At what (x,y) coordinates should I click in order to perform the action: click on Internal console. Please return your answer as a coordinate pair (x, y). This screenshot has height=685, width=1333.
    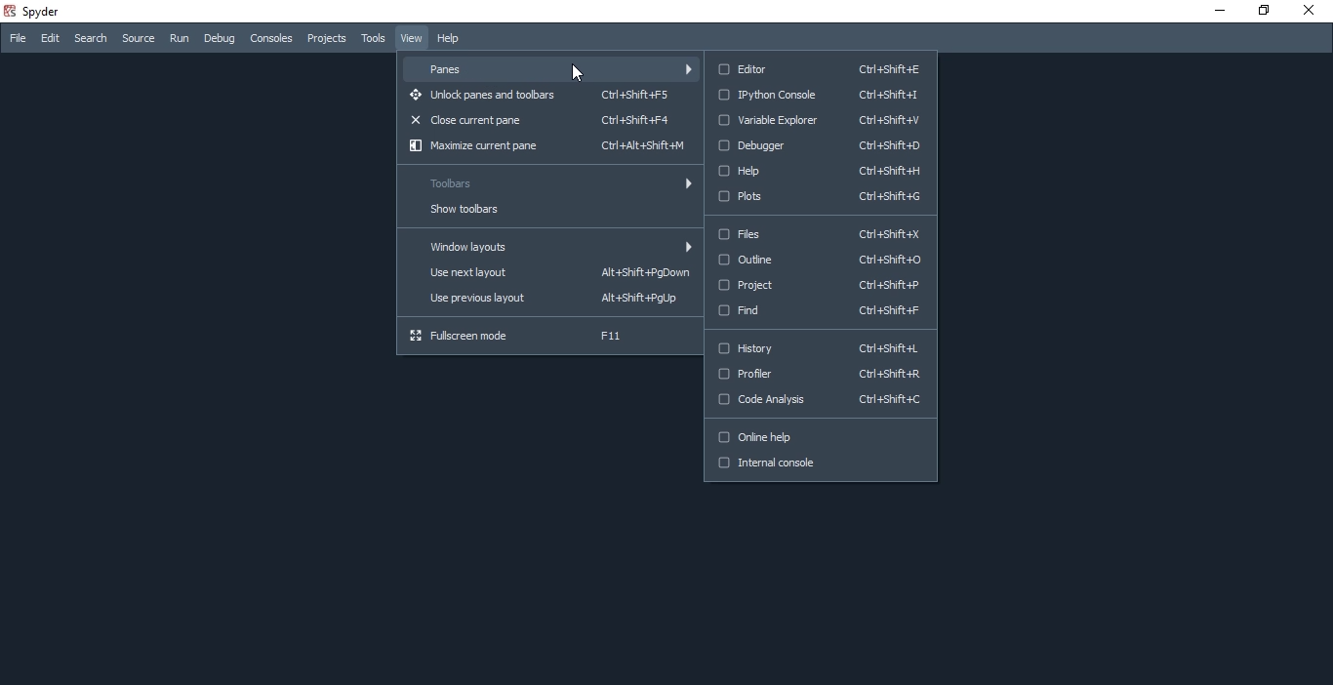
    Looking at the image, I should click on (821, 465).